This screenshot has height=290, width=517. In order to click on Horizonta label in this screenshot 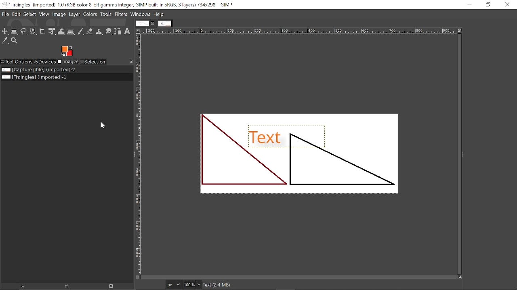, I will do `click(299, 31)`.